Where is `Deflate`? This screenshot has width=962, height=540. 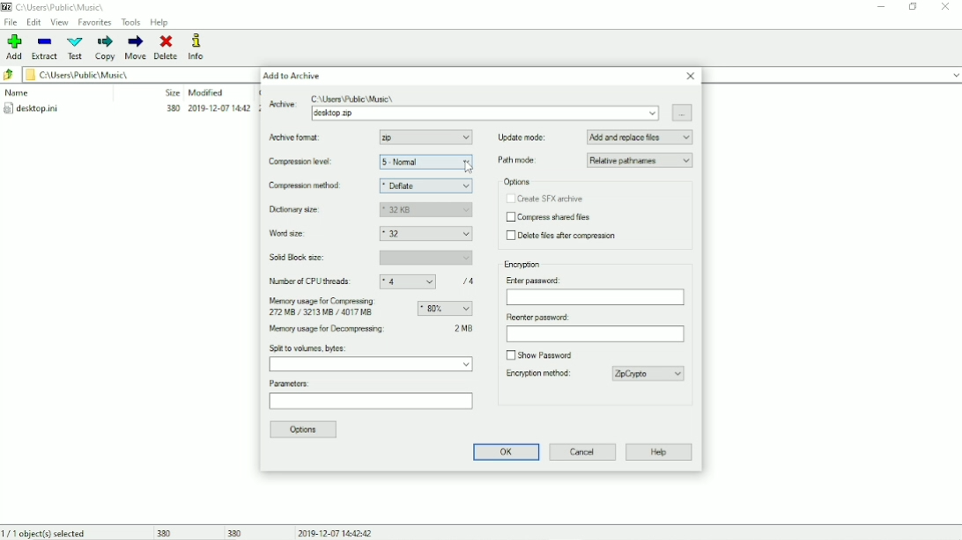
Deflate is located at coordinates (426, 186).